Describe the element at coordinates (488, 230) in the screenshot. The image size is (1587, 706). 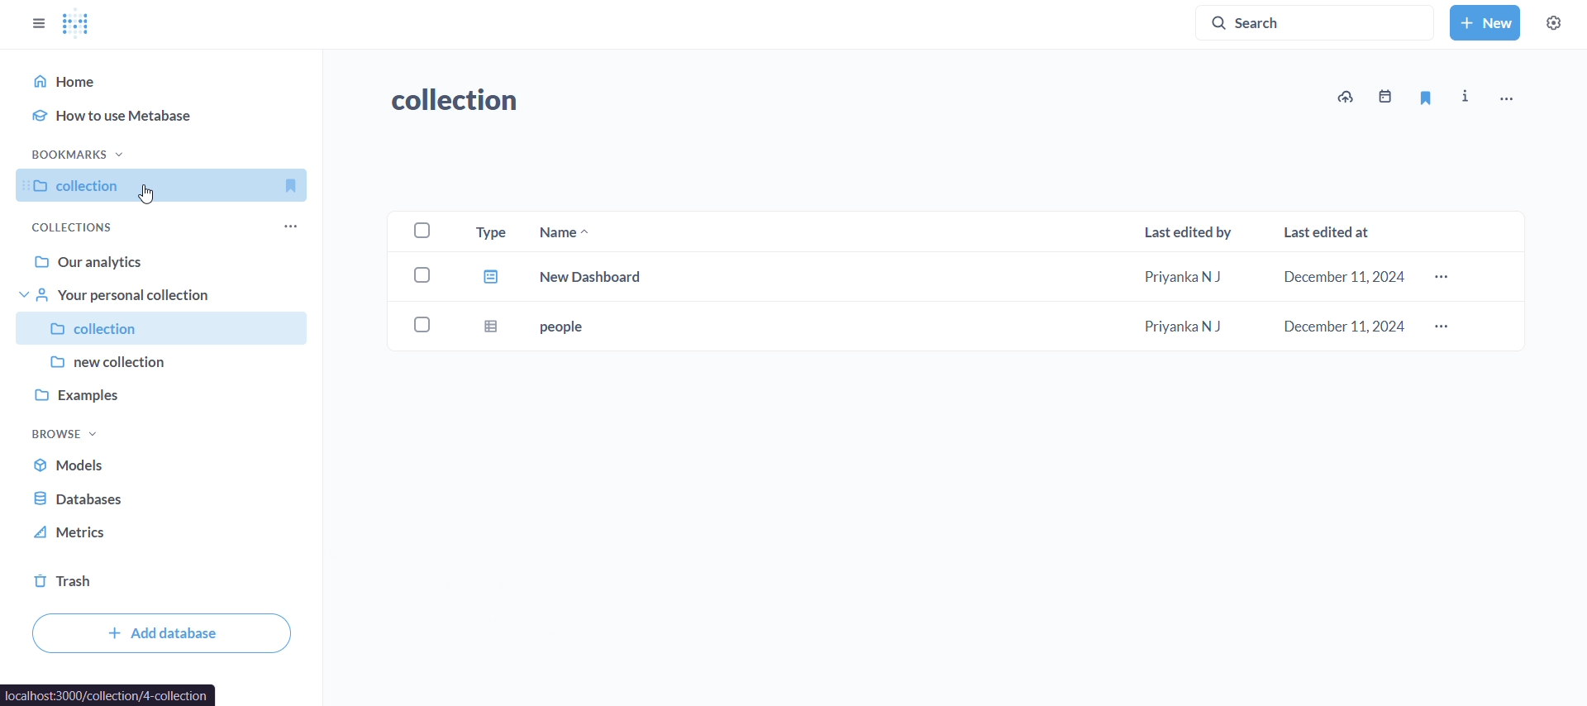
I see `type` at that location.